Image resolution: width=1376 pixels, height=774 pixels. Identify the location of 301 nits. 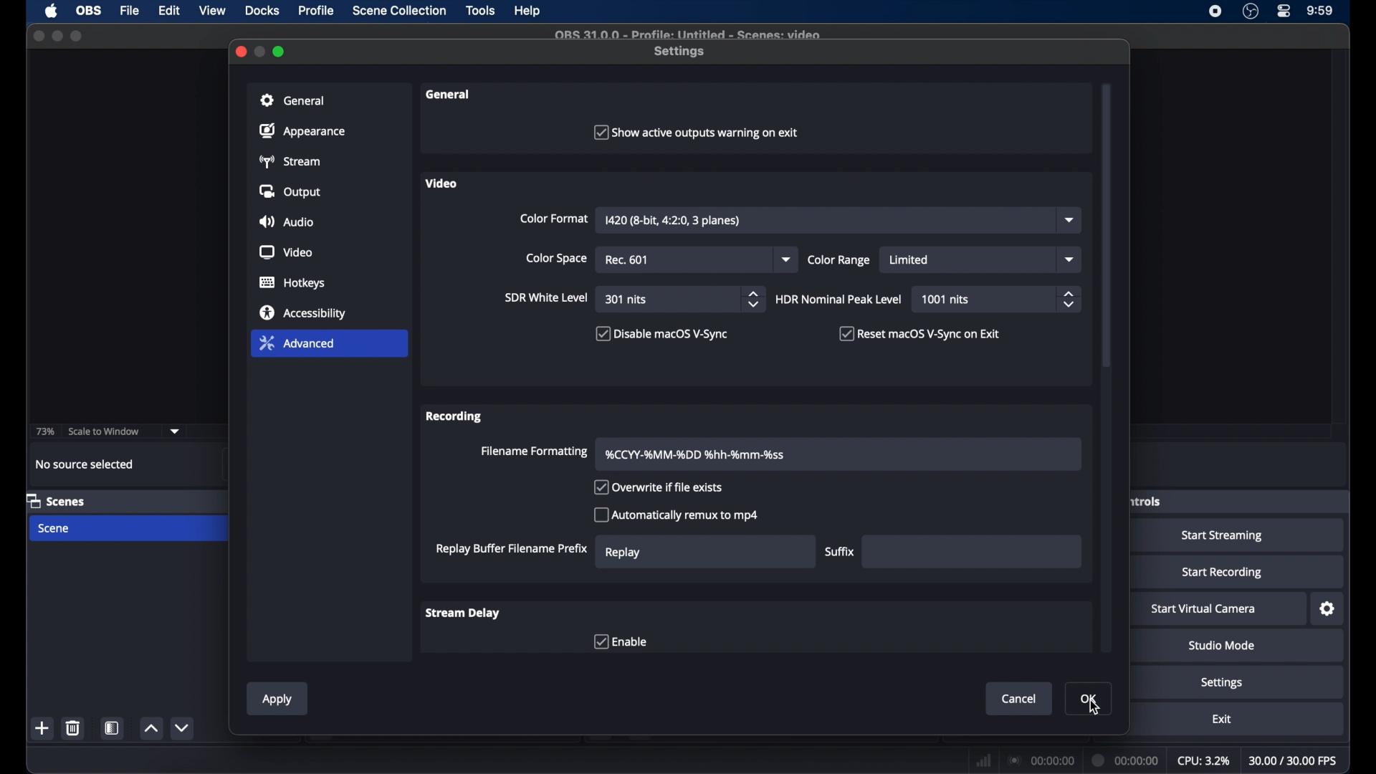
(627, 300).